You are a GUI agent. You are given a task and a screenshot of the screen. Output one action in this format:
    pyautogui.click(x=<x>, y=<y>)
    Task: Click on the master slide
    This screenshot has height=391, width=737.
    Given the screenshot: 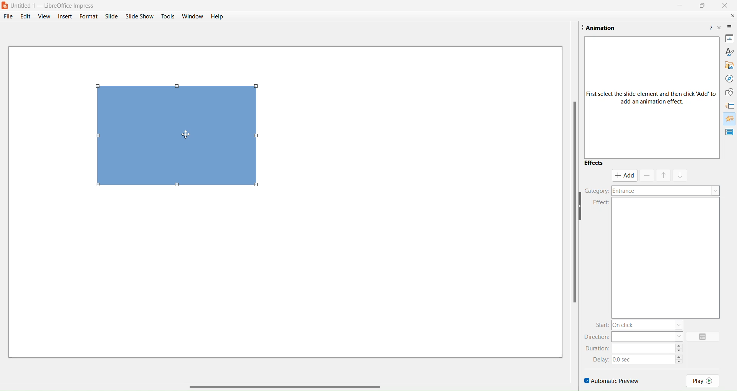 What is the action you would take?
    pyautogui.click(x=729, y=132)
    